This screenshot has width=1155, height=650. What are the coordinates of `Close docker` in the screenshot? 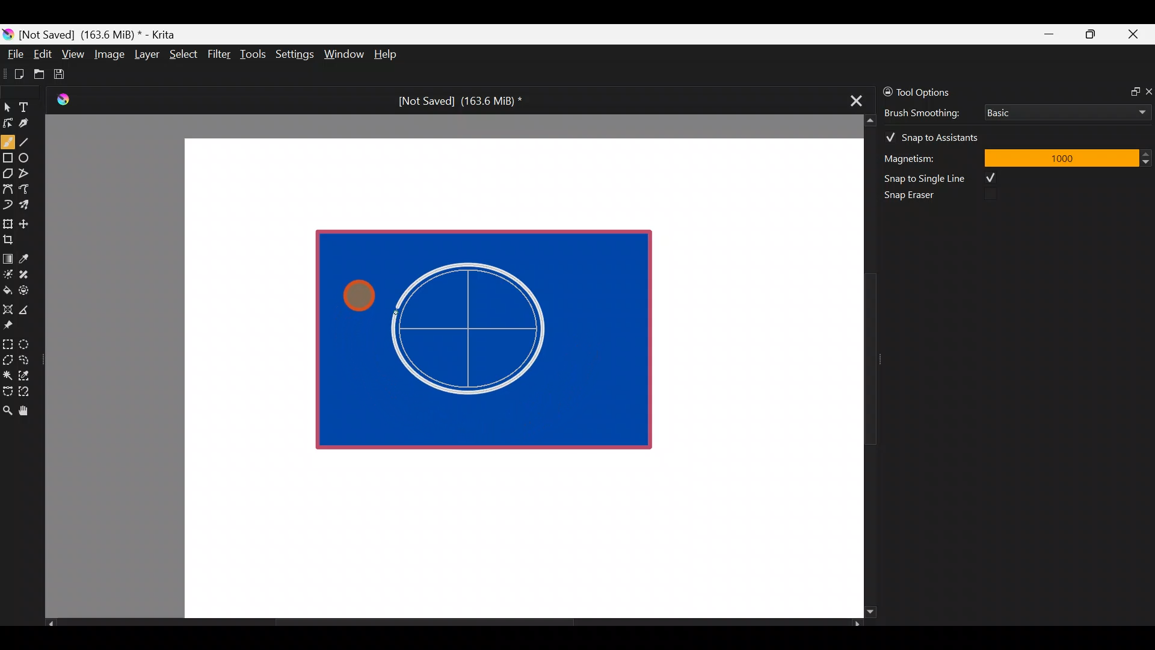 It's located at (1148, 91).